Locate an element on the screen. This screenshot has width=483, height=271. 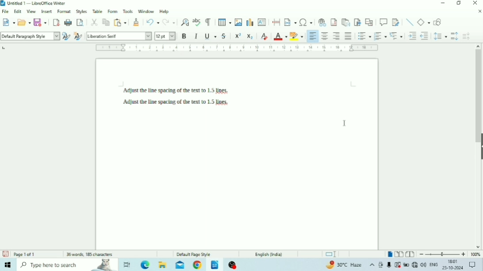
Decrease Indent is located at coordinates (425, 36).